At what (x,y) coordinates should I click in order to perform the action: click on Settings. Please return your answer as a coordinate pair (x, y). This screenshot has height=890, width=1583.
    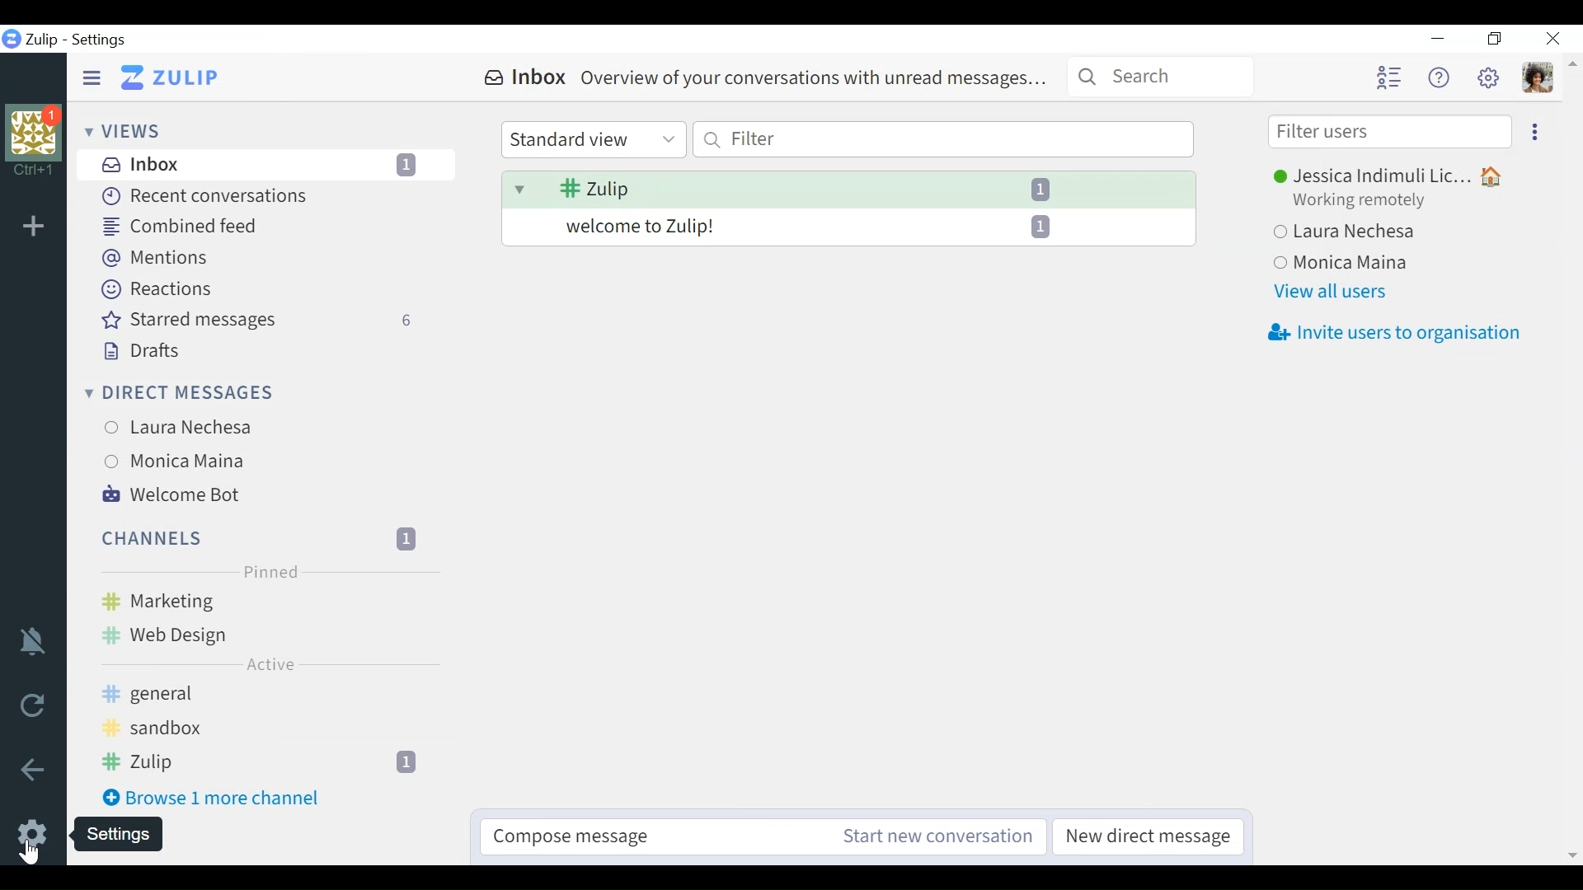
    Looking at the image, I should click on (101, 40).